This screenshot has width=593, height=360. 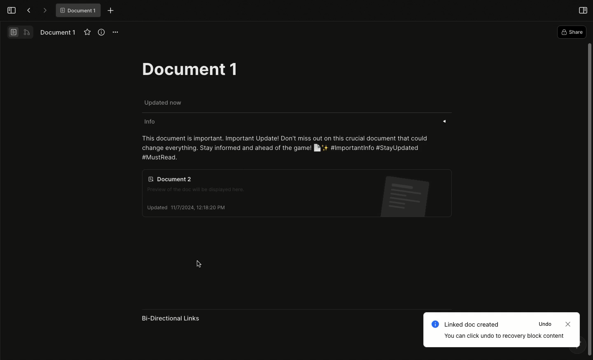 I want to click on You can click undo to recovery block content, so click(x=508, y=337).